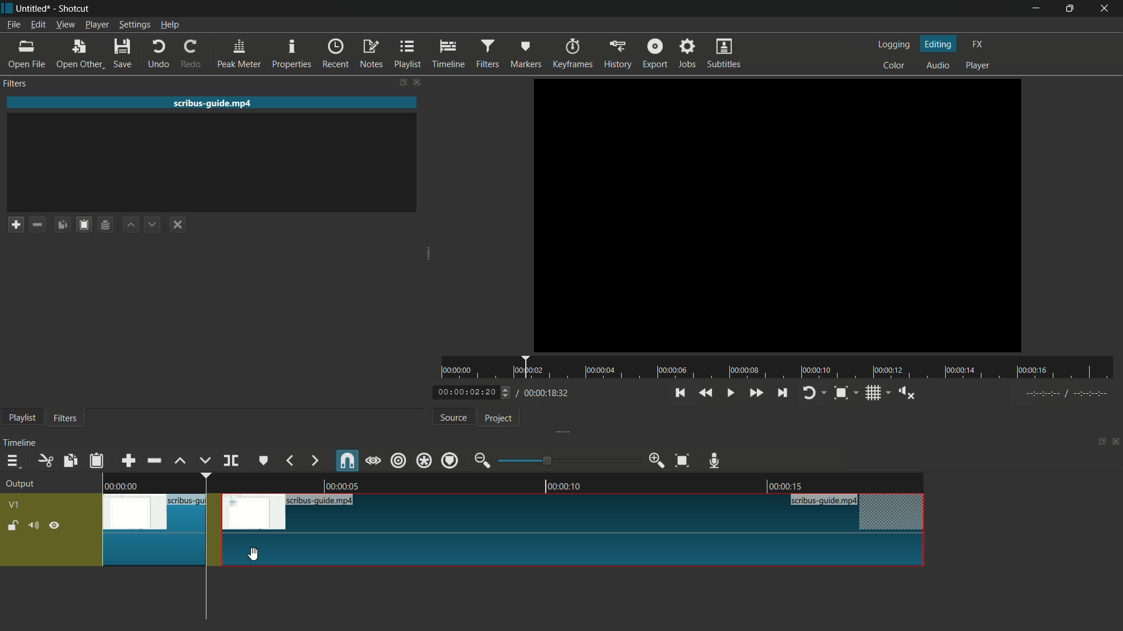 The image size is (1123, 631). What do you see at coordinates (783, 368) in the screenshot?
I see `time` at bounding box center [783, 368].